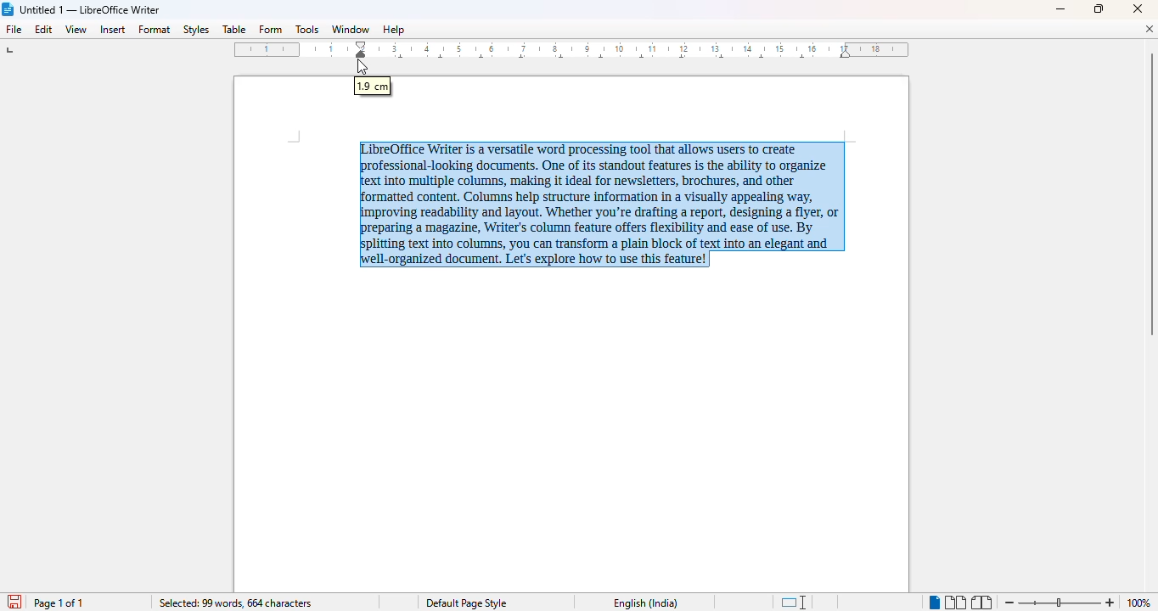 The width and height of the screenshot is (1158, 611). I want to click on edit, so click(44, 29).